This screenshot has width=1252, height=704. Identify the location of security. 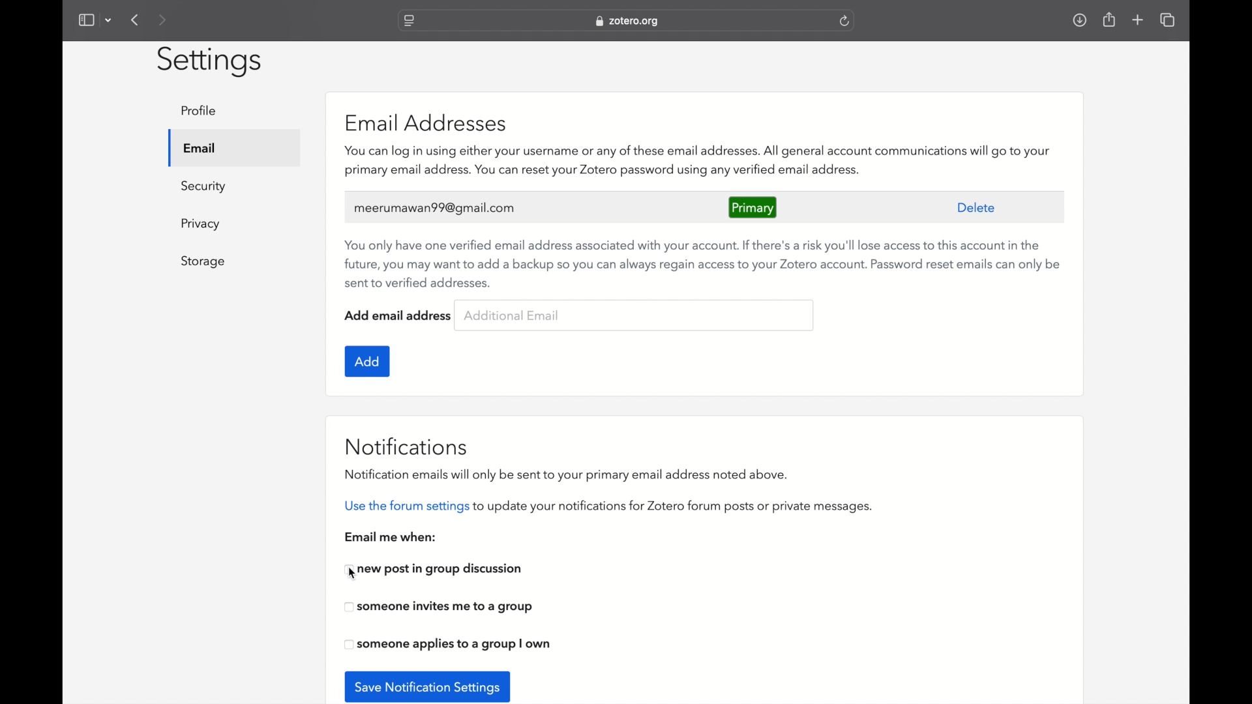
(203, 186).